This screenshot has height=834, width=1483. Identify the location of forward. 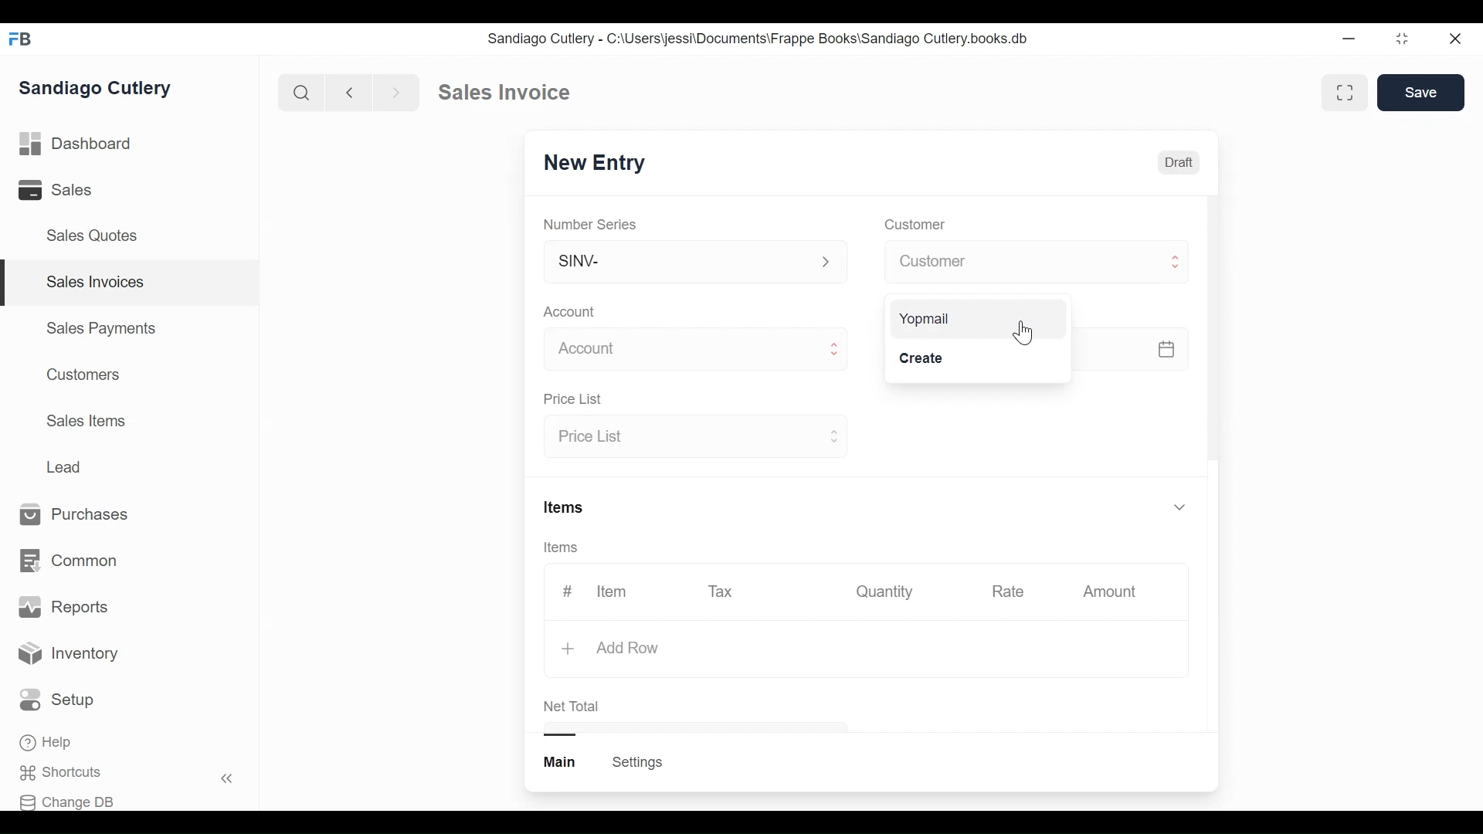
(397, 91).